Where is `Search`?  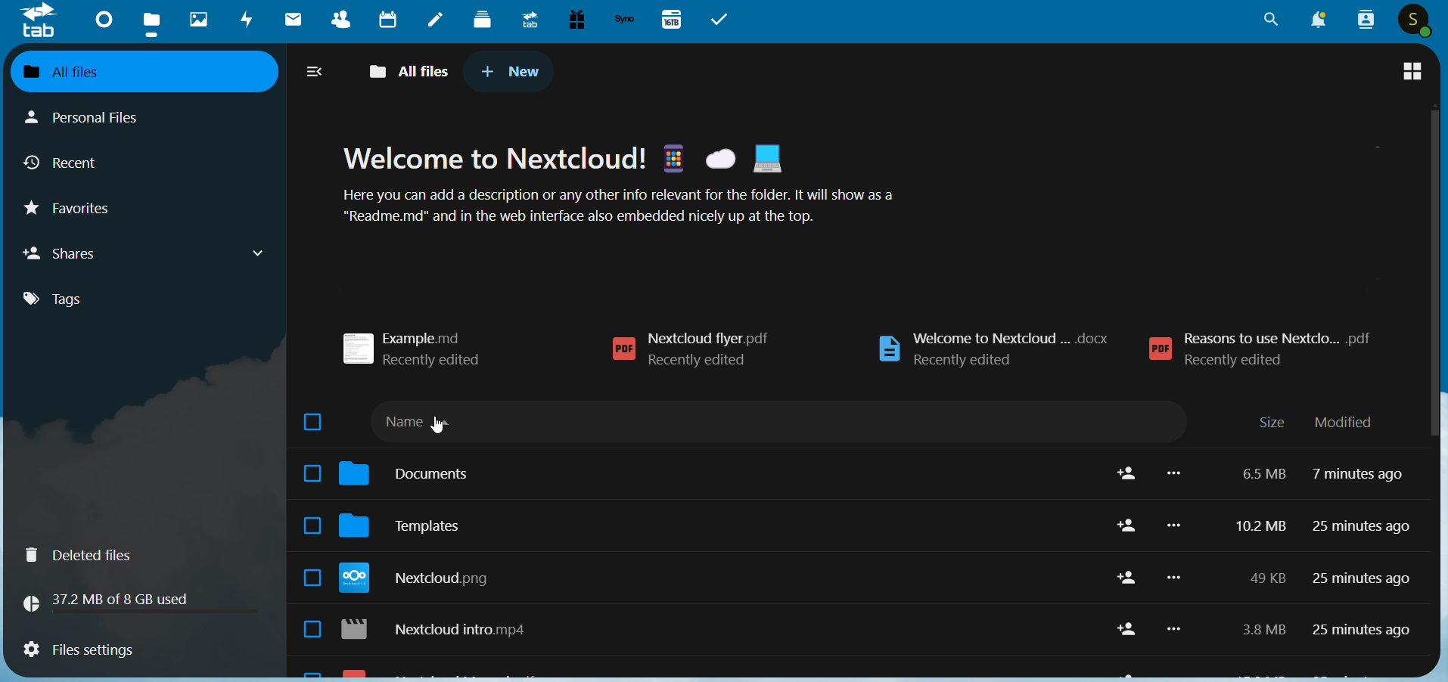
Search is located at coordinates (1269, 19).